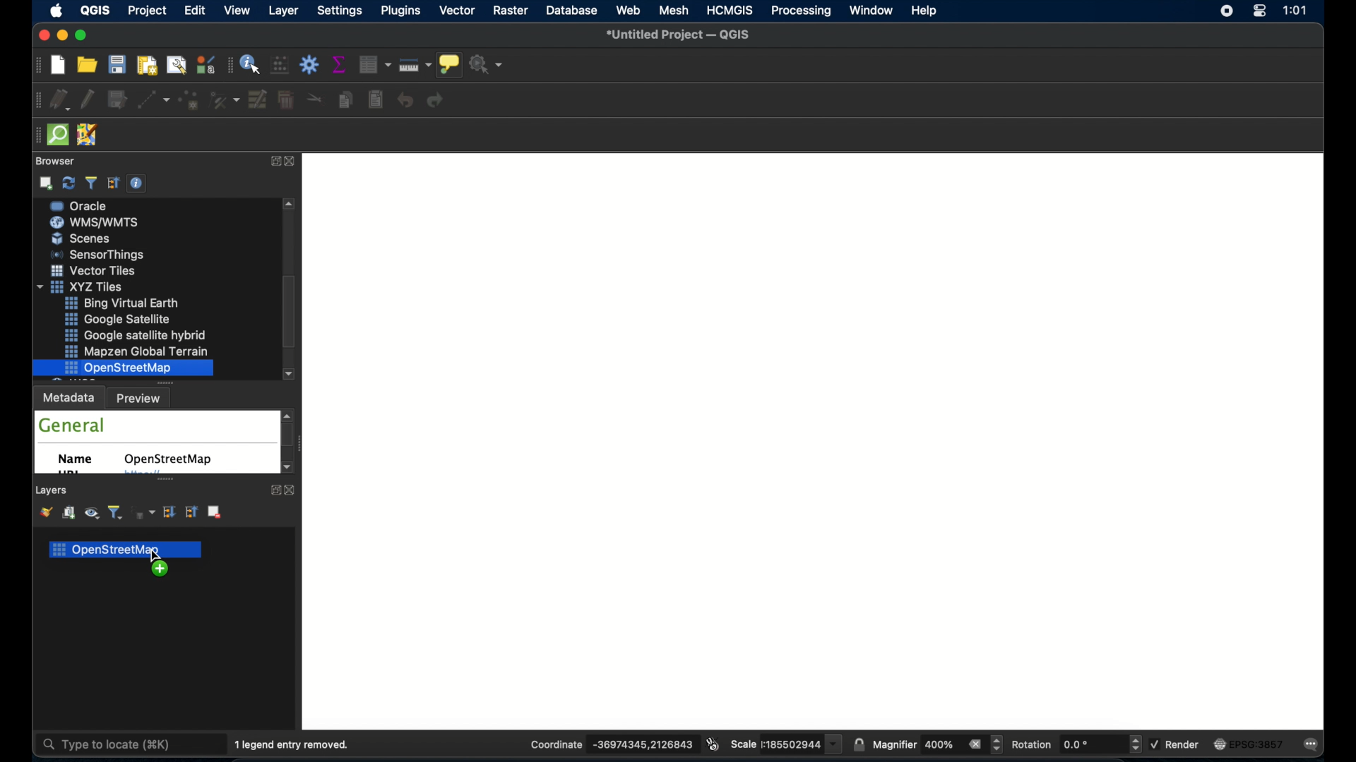  Describe the element at coordinates (32, 133) in the screenshot. I see `drag handle` at that location.